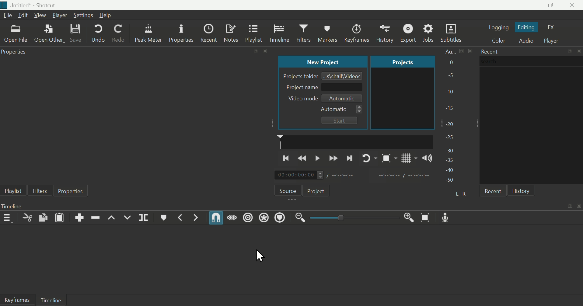 The height and width of the screenshot is (306, 583). I want to click on Subtitles, so click(452, 33).